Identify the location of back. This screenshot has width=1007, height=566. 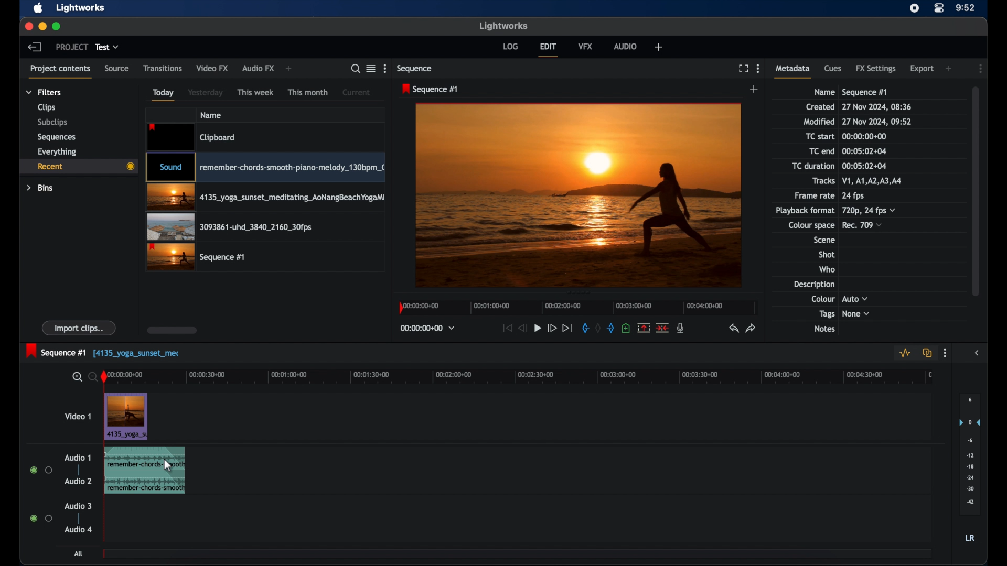
(35, 47).